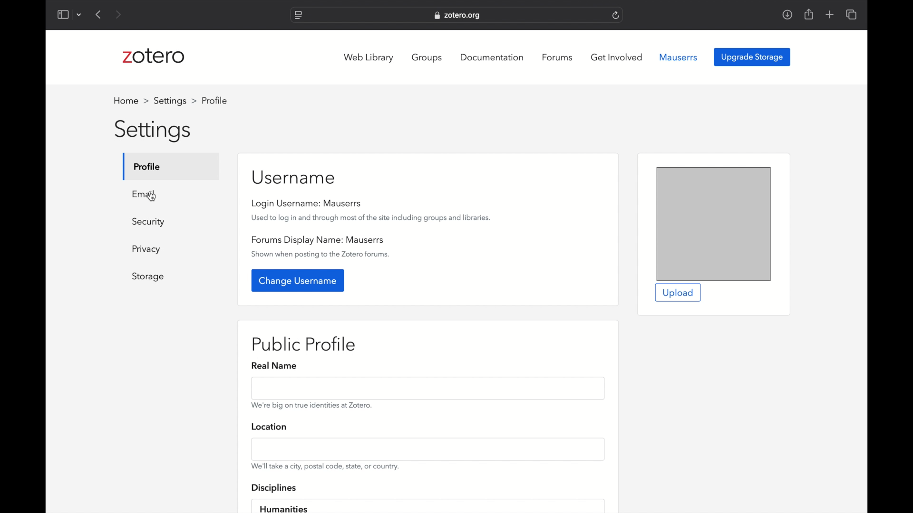 This screenshot has width=913, height=513. What do you see at coordinates (679, 57) in the screenshot?
I see `mauserrs` at bounding box center [679, 57].